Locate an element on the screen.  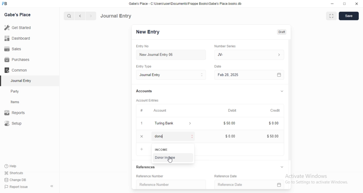
Get Started is located at coordinates (19, 28).